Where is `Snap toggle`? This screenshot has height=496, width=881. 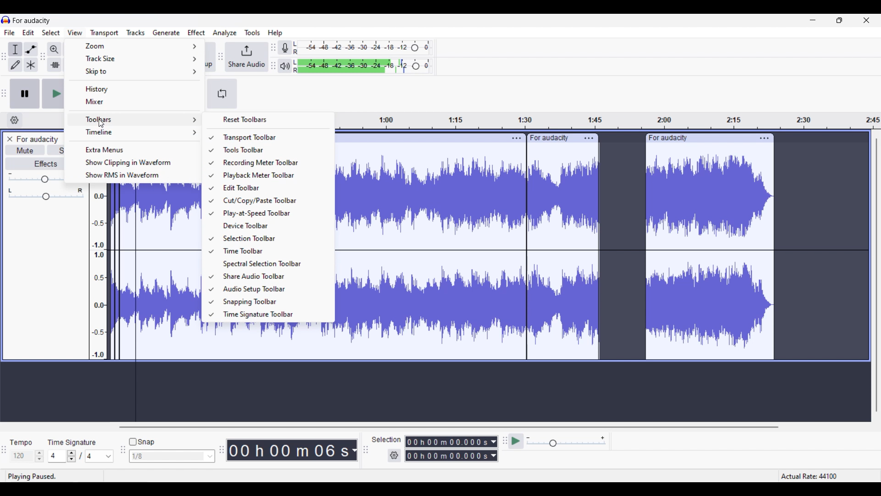
Snap toggle is located at coordinates (141, 442).